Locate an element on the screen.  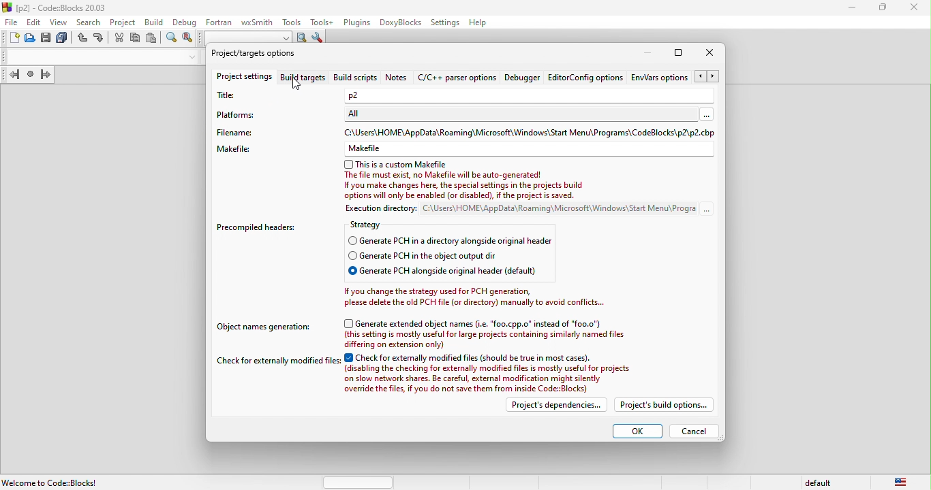
execution directory is located at coordinates (527, 210).